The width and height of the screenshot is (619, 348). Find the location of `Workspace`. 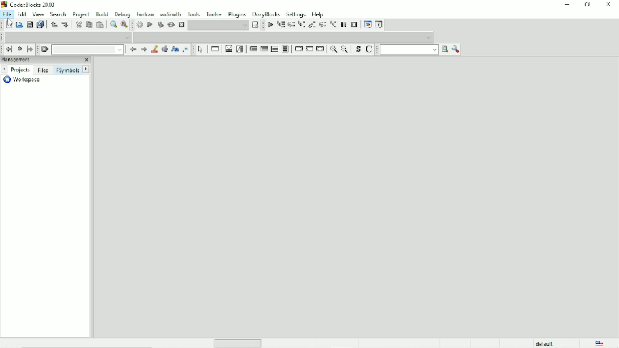

Workspace is located at coordinates (25, 80).